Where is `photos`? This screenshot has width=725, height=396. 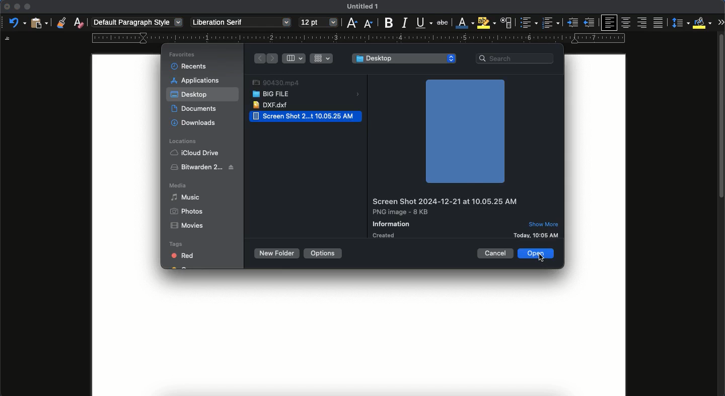 photos is located at coordinates (186, 212).